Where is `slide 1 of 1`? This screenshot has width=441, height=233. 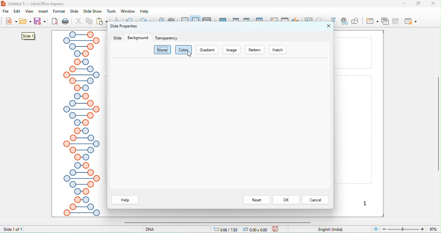
slide 1 of 1 is located at coordinates (13, 229).